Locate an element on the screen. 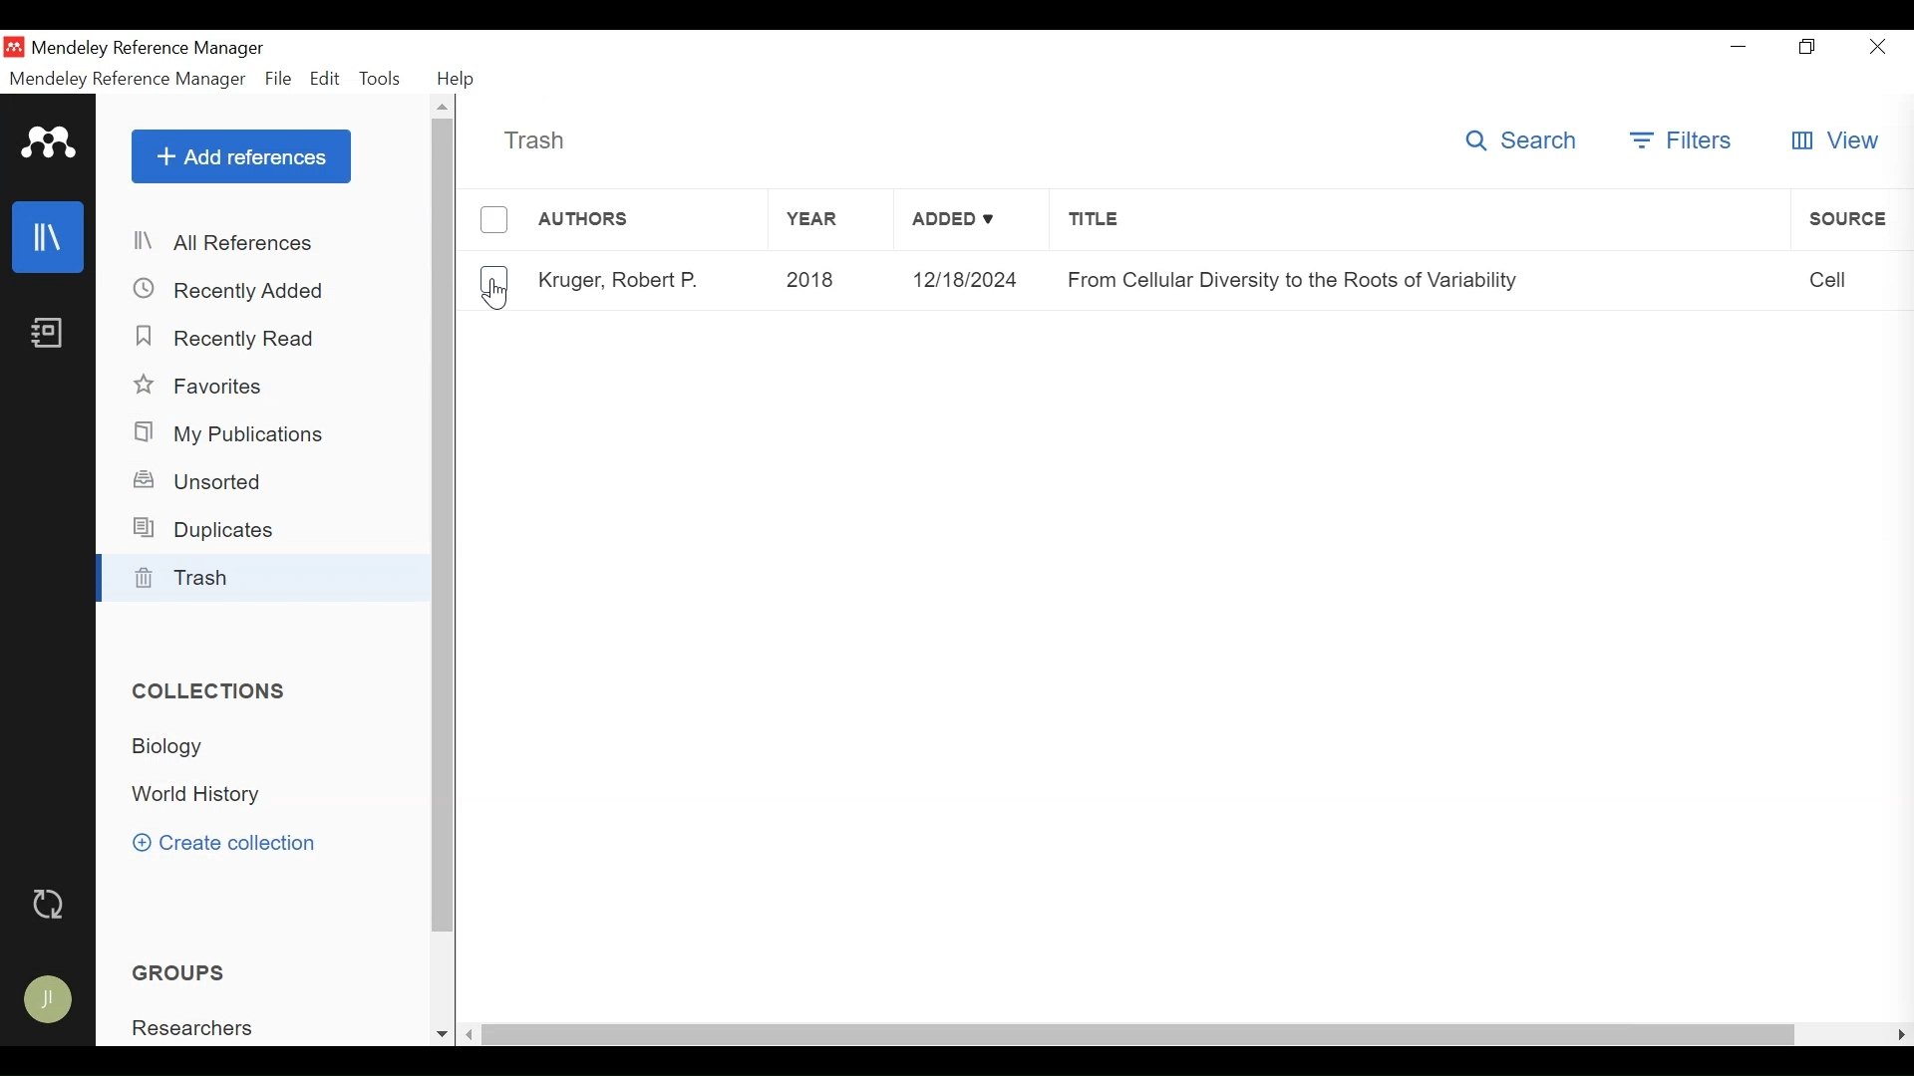  Collections is located at coordinates (213, 691).